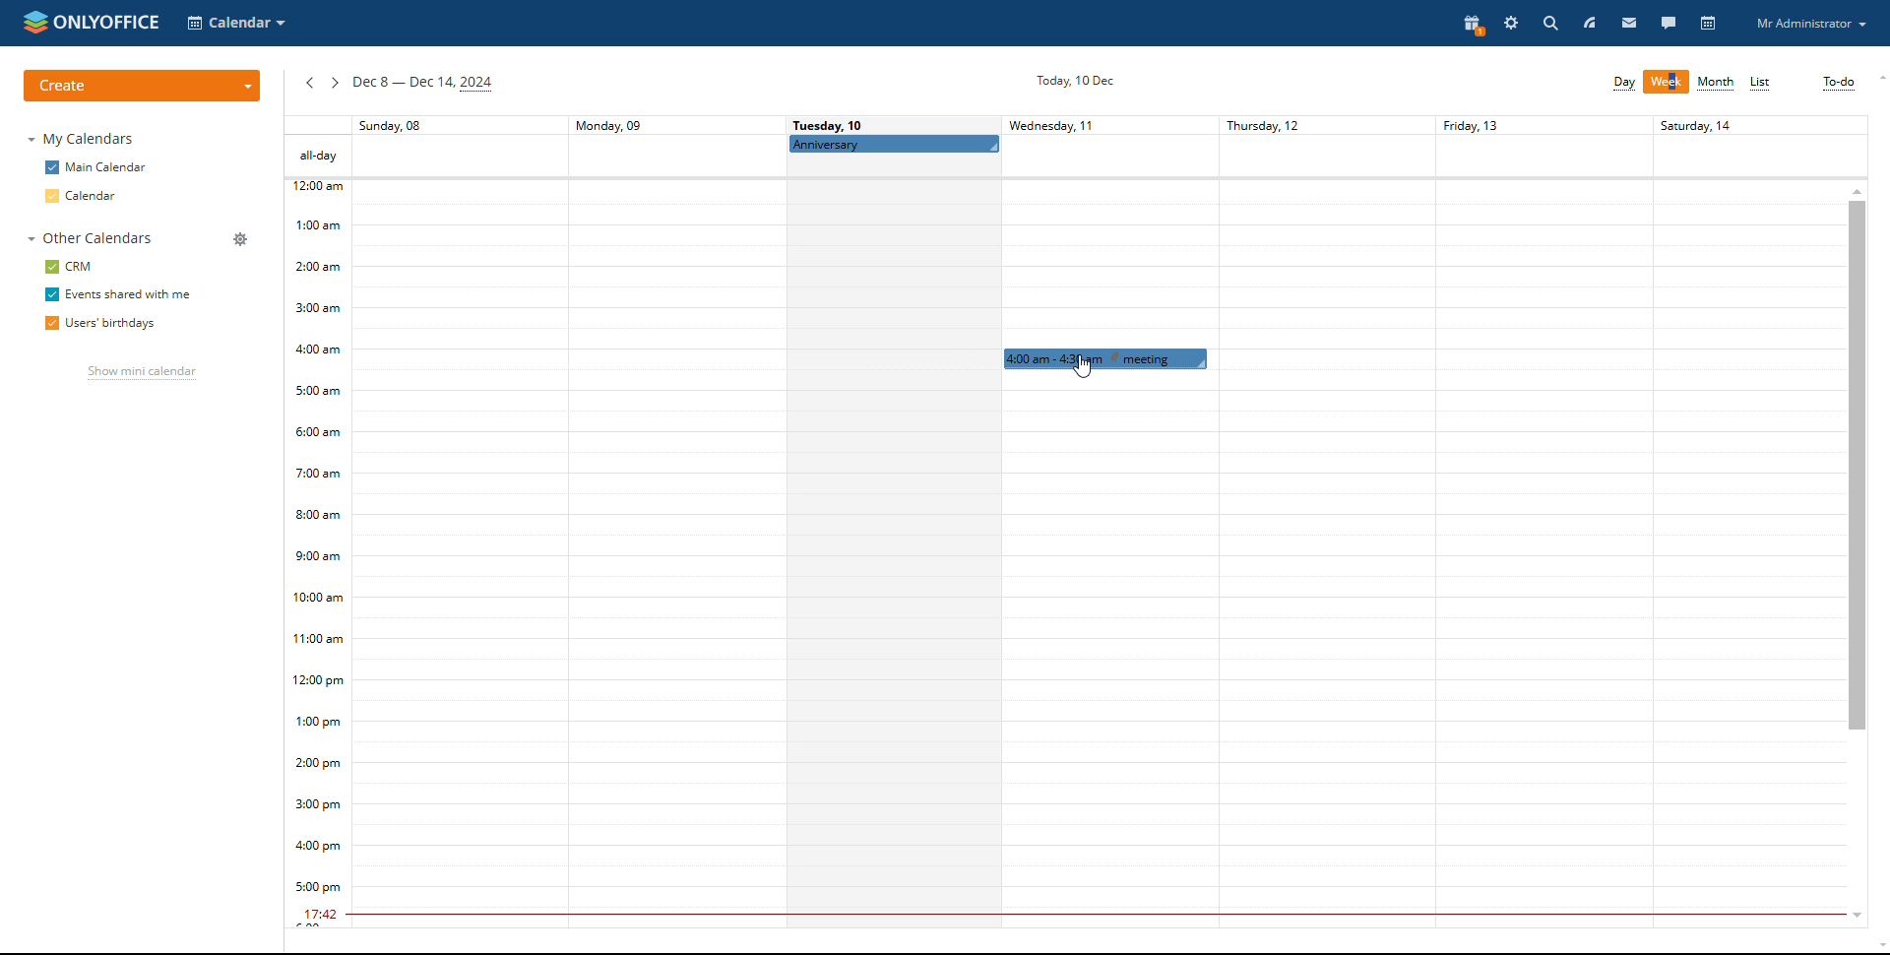 The height and width of the screenshot is (955, 1890). Describe the element at coordinates (240, 239) in the screenshot. I see `manage` at that location.